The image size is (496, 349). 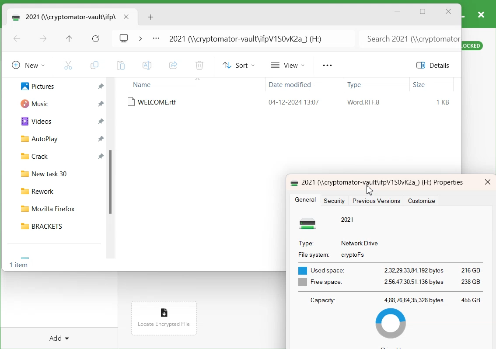 I want to click on Pictures, so click(x=33, y=85).